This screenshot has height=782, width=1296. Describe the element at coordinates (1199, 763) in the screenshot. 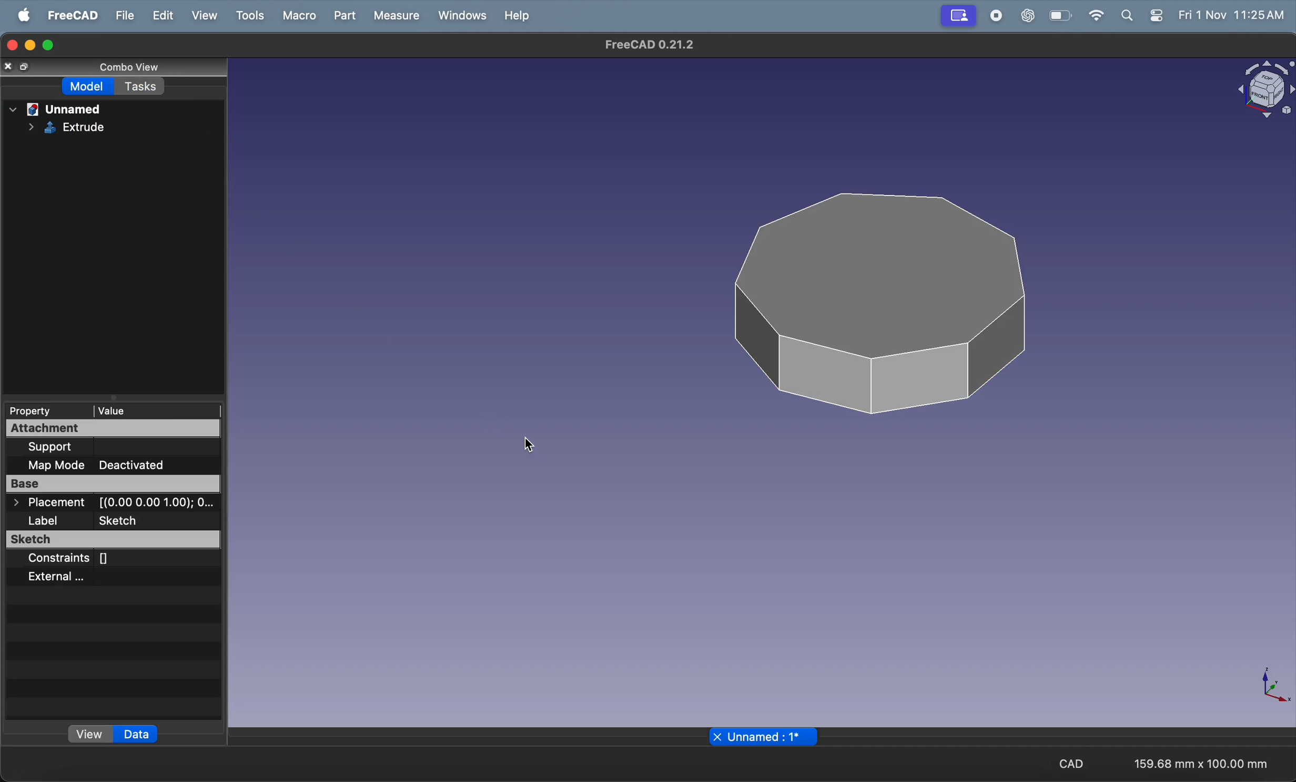

I see `159.68 mm x 100.00 mm` at that location.